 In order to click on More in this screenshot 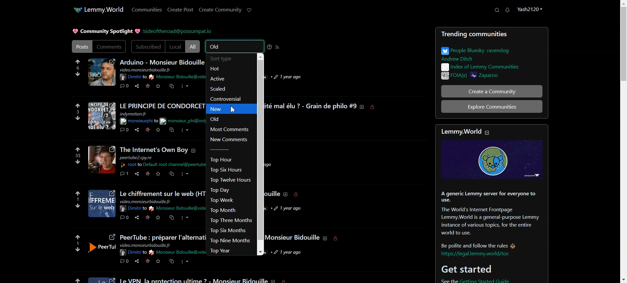, I will do `click(185, 86)`.